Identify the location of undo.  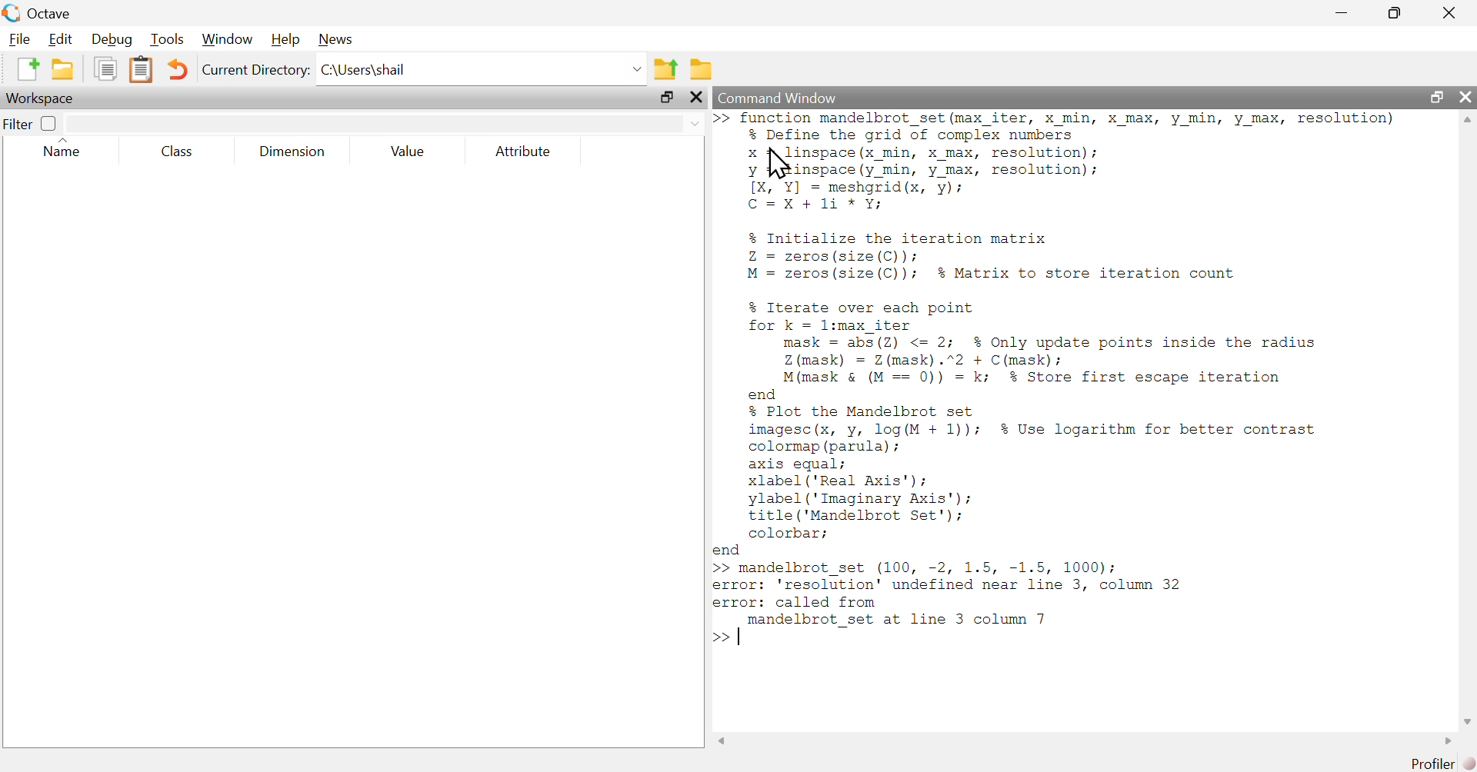
(178, 68).